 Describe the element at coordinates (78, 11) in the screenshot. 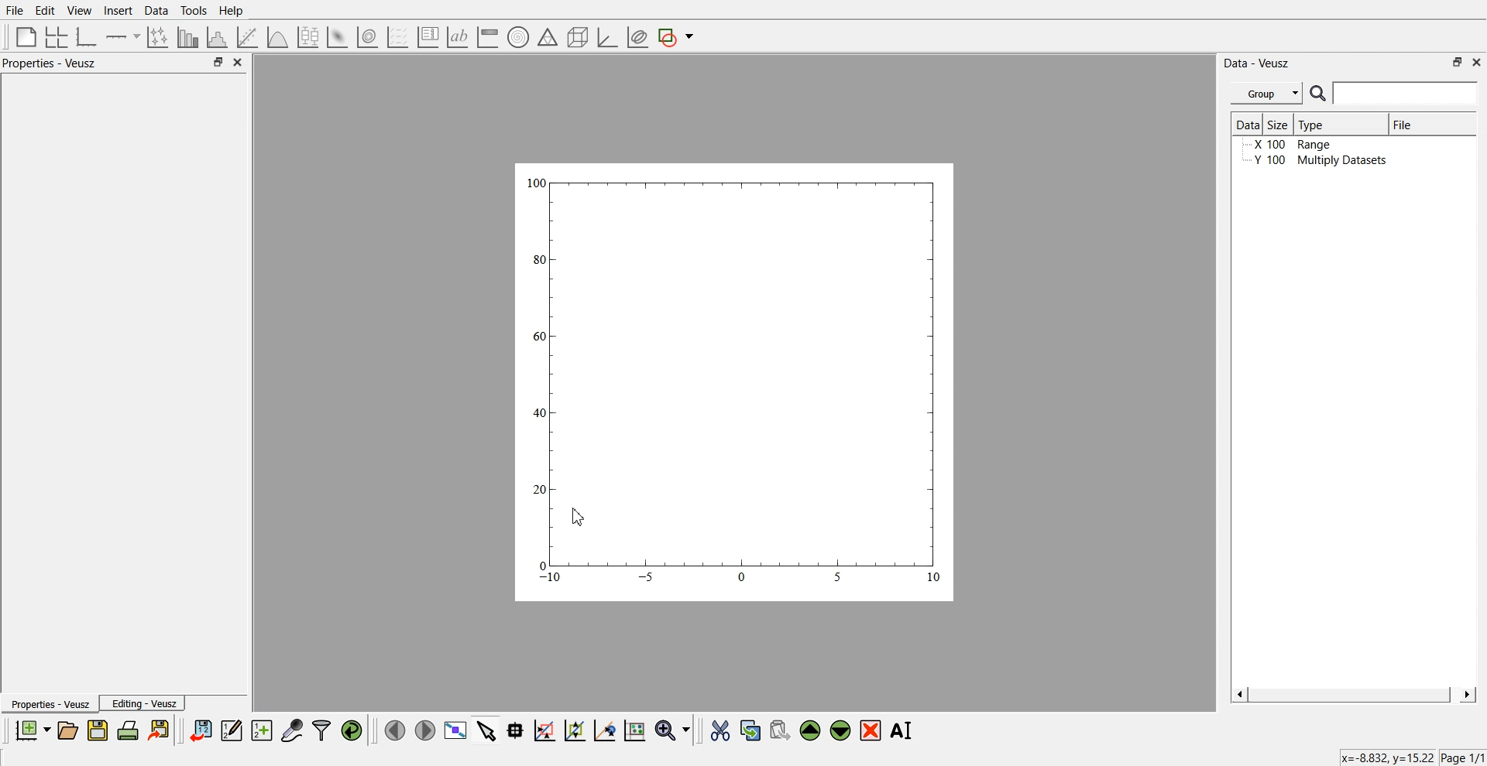

I see `View` at that location.